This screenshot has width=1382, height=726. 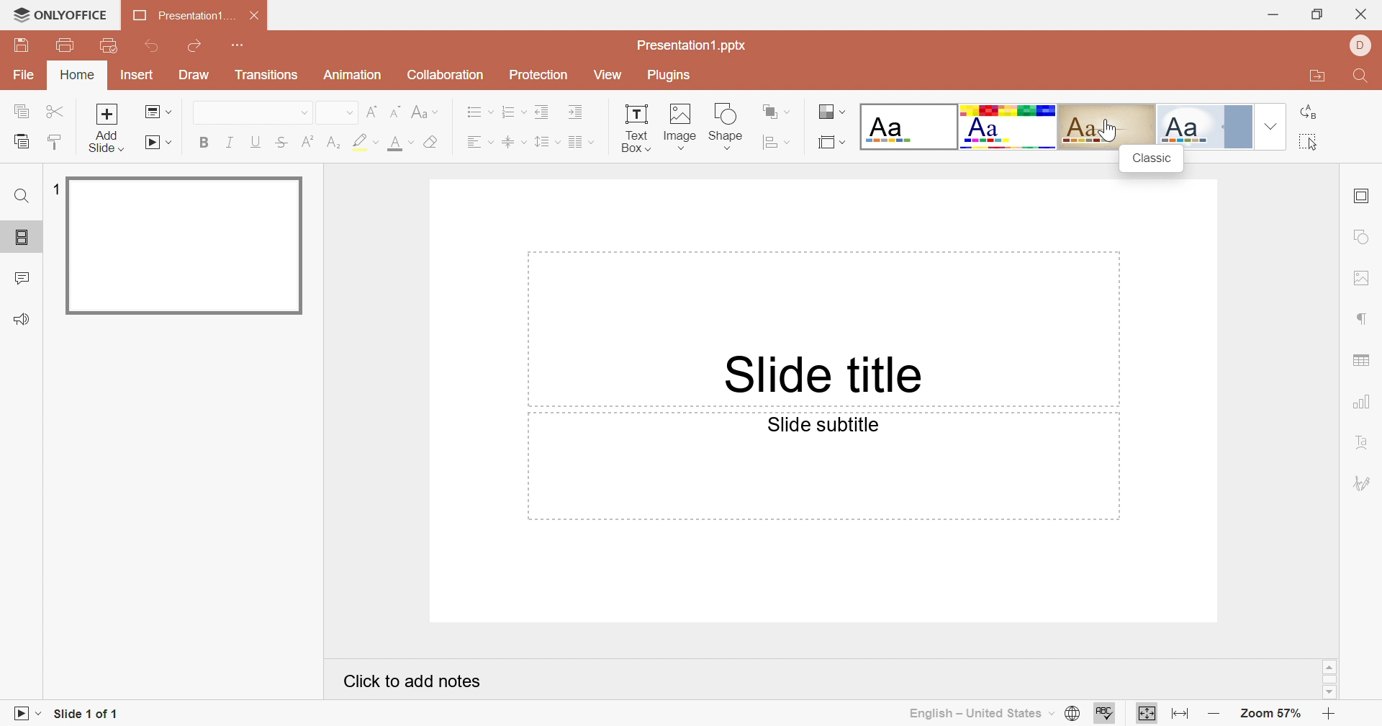 What do you see at coordinates (1364, 320) in the screenshot?
I see `Paragraph settings` at bounding box center [1364, 320].